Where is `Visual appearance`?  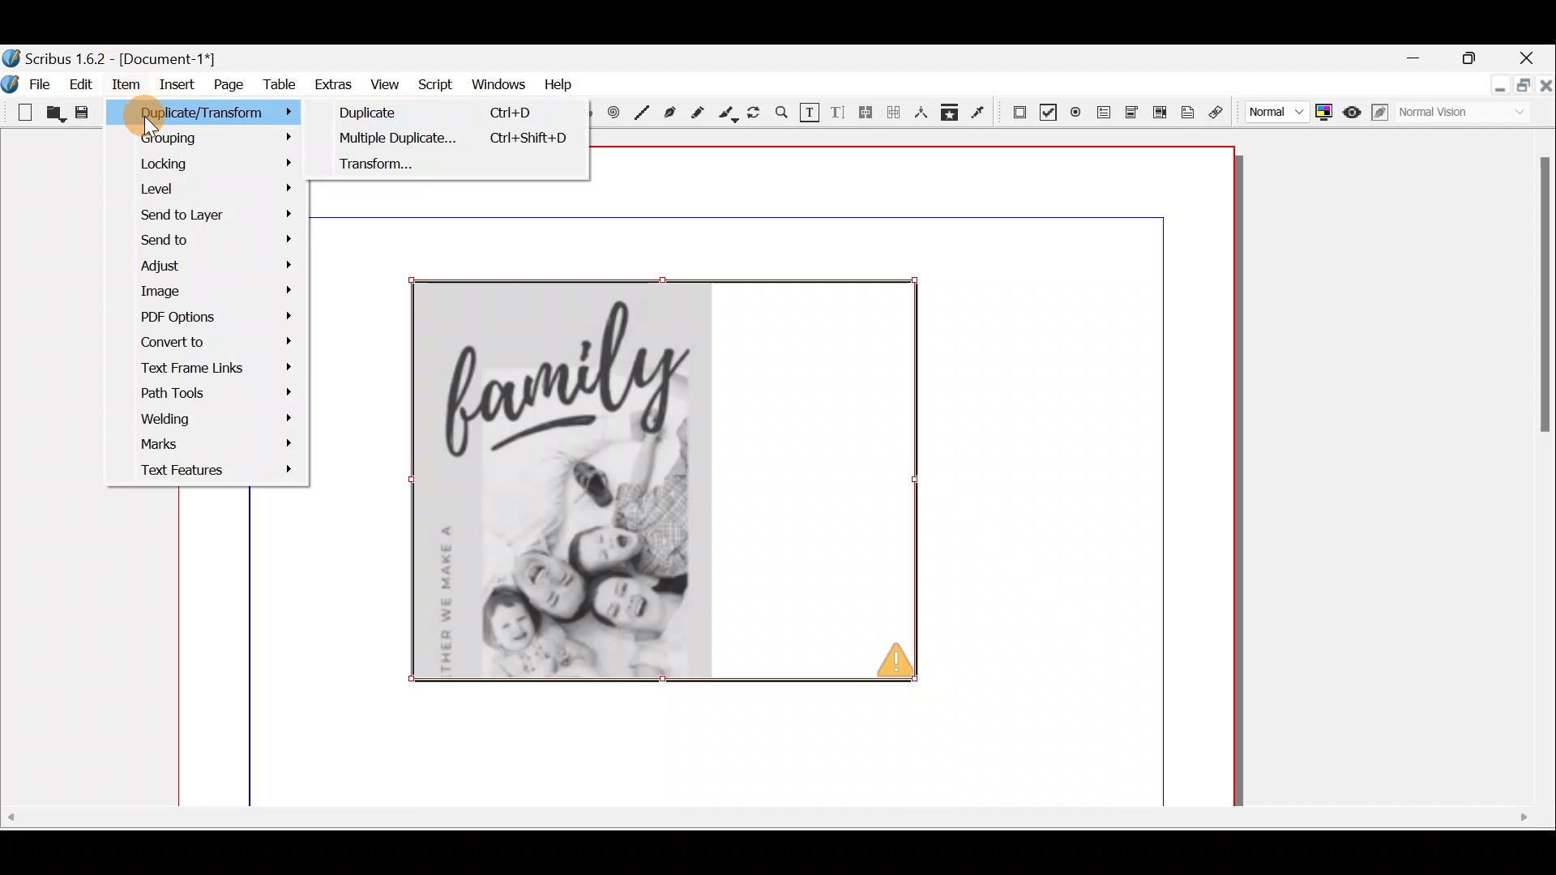
Visual appearance is located at coordinates (1460, 115).